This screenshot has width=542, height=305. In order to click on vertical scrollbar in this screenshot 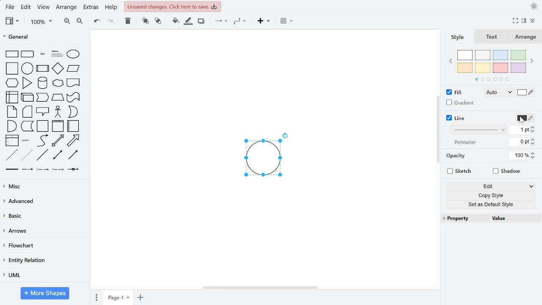, I will do `click(438, 130)`.